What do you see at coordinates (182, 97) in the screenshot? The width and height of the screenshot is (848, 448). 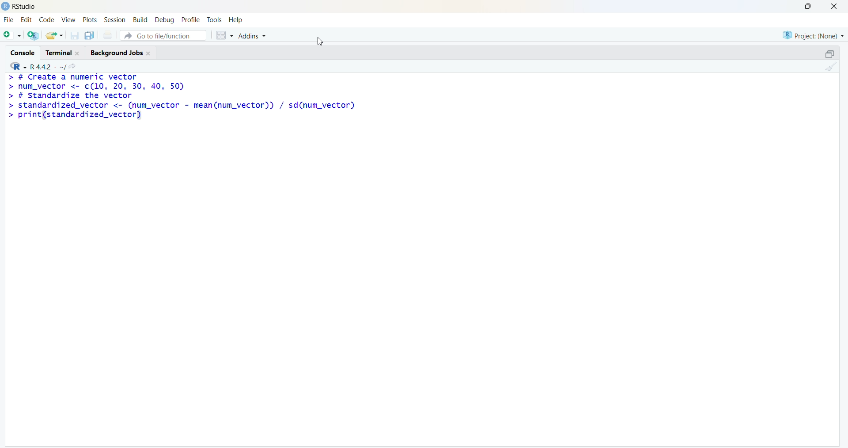 I see `> # Create a numeric vector

> num_vector <- c(10, 20, 30, 40, 50)

> # standardize the vector

> standardized_vector <- (num_vector - mean(num_vector)) / sd(num_vector)
> print(standardized_vector)` at bounding box center [182, 97].